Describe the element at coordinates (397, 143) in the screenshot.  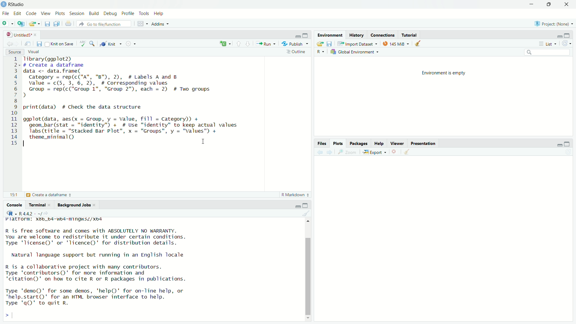
I see `Viewer` at that location.